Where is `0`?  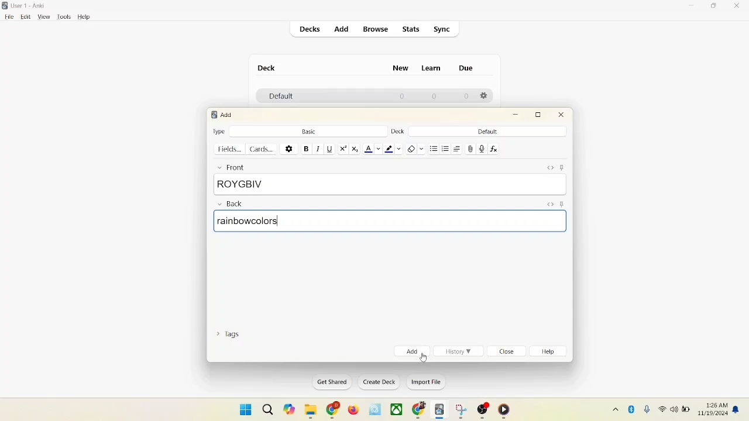
0 is located at coordinates (467, 96).